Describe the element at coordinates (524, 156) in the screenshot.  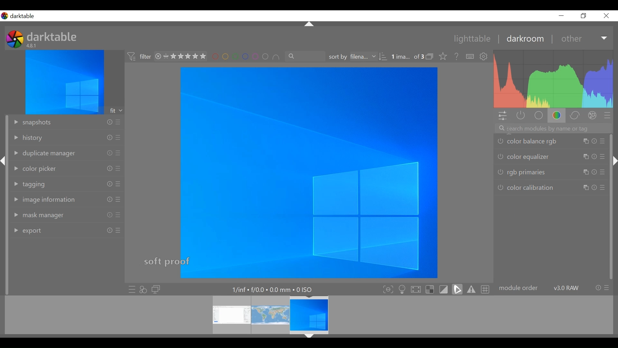
I see `color equalizer` at that location.